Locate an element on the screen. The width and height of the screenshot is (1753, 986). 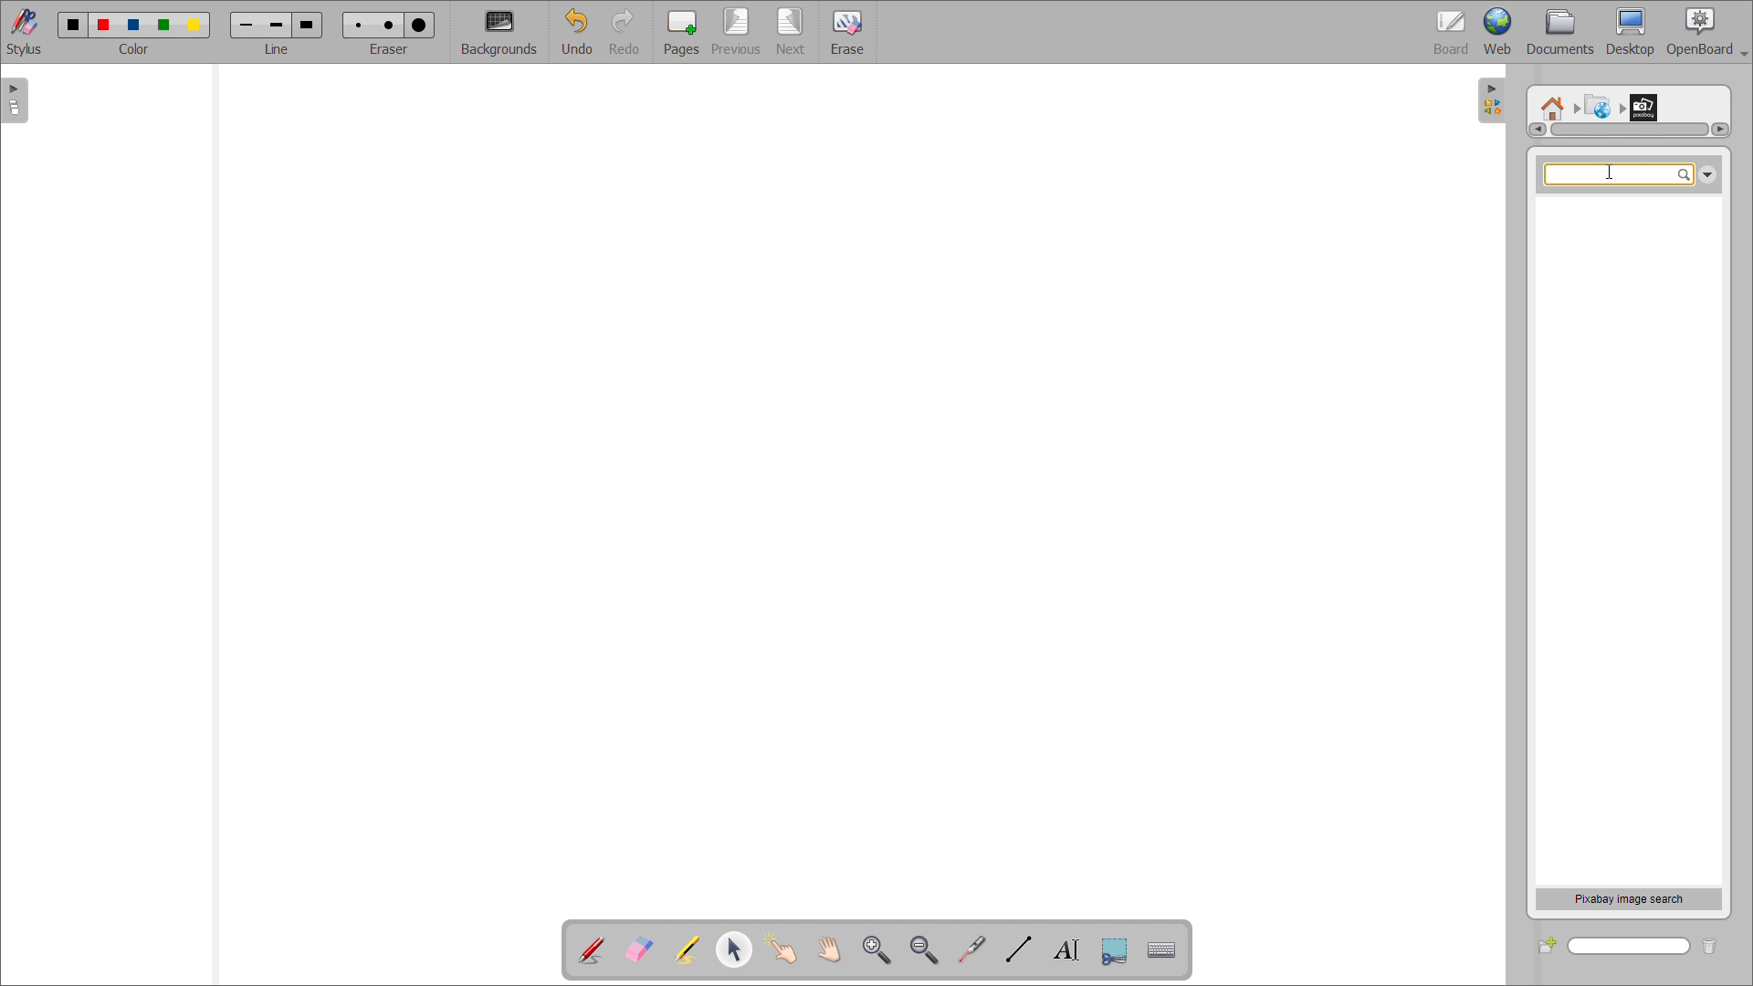
undo is located at coordinates (577, 32).